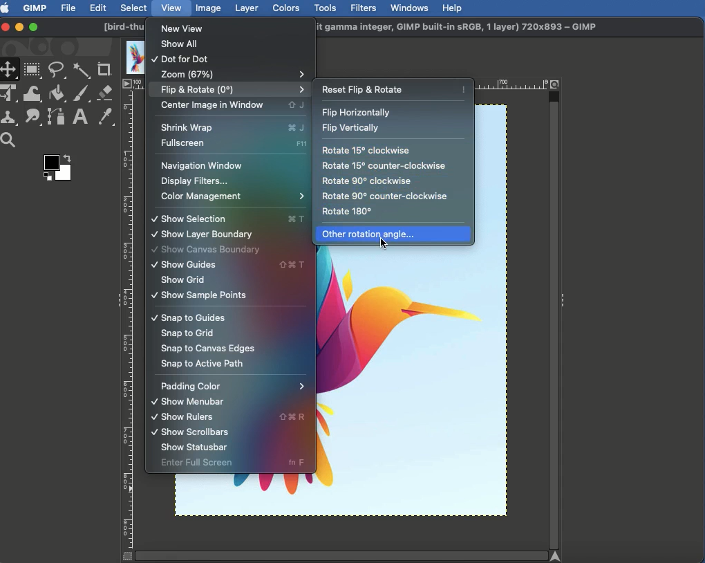  Describe the element at coordinates (299, 463) in the screenshot. I see `fn F` at that location.